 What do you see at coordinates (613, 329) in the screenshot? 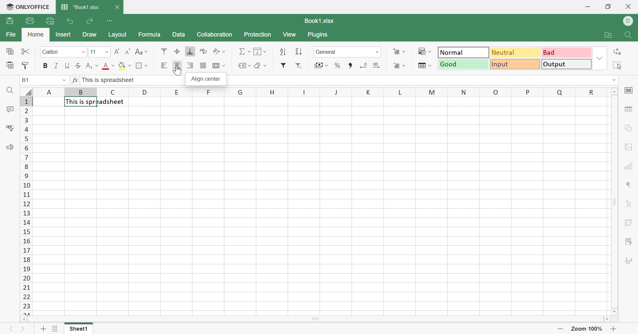
I see `Zoom In` at bounding box center [613, 329].